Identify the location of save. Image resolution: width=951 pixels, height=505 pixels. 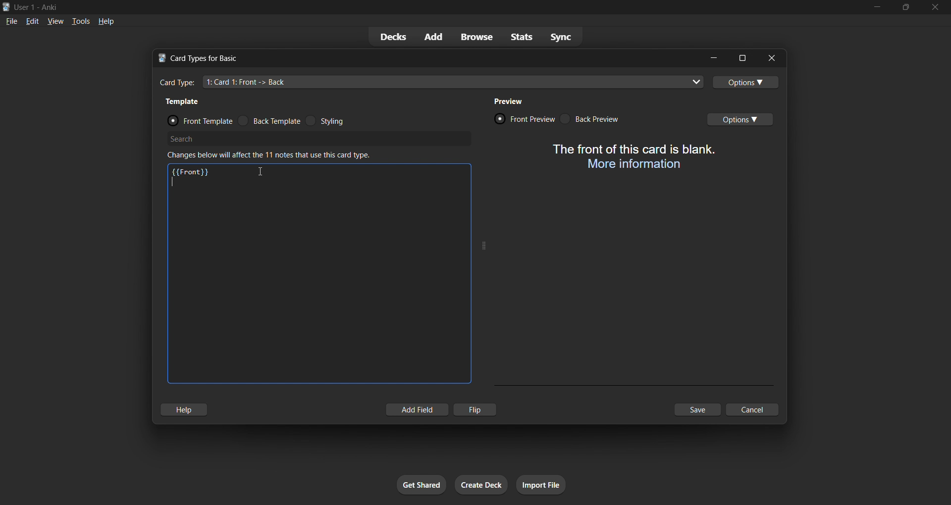
(698, 411).